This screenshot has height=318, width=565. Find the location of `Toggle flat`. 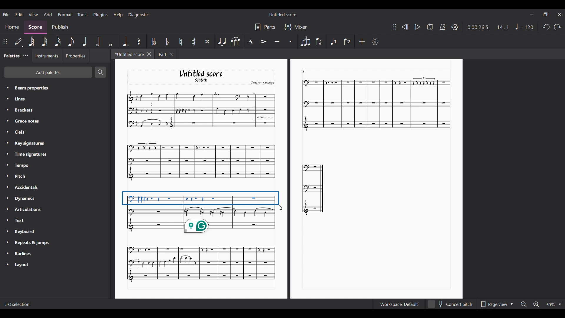

Toggle flat is located at coordinates (167, 41).